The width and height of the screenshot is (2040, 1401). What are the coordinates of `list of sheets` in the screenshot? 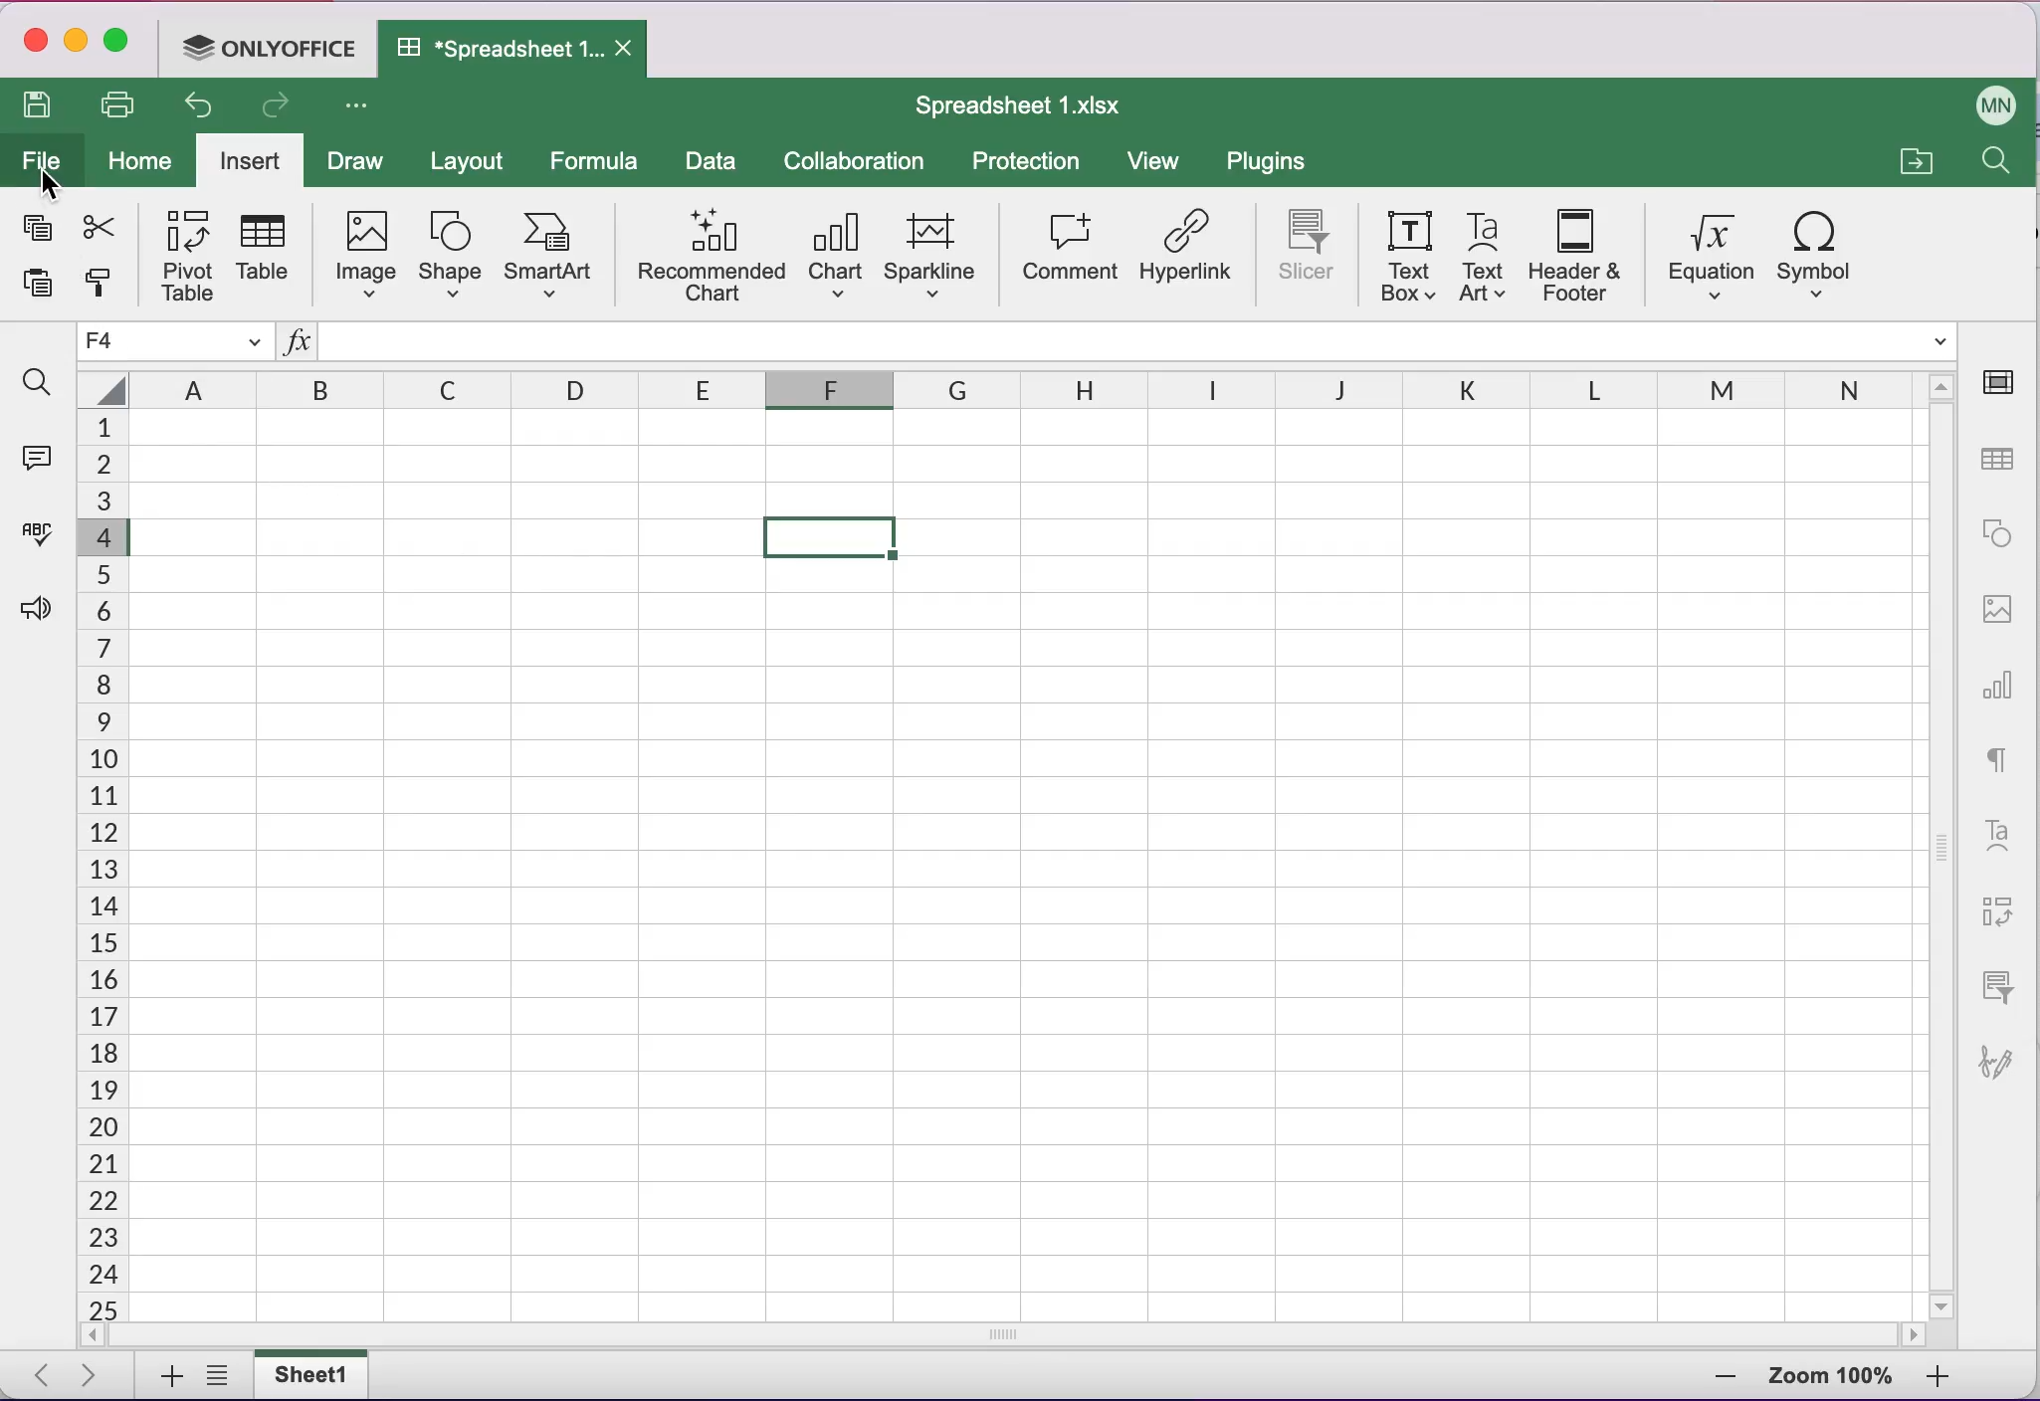 It's located at (214, 1375).